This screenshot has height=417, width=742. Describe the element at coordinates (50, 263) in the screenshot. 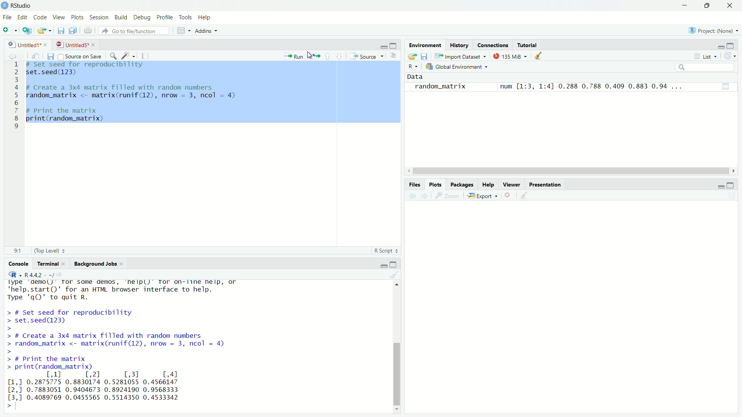

I see `rerminal` at that location.